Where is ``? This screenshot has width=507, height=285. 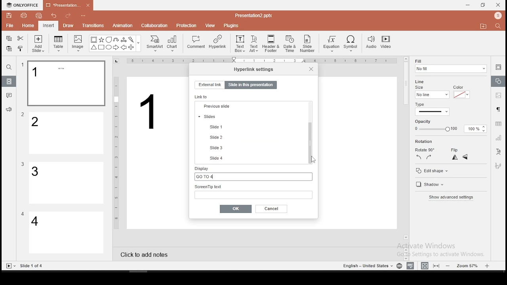  is located at coordinates (150, 111).